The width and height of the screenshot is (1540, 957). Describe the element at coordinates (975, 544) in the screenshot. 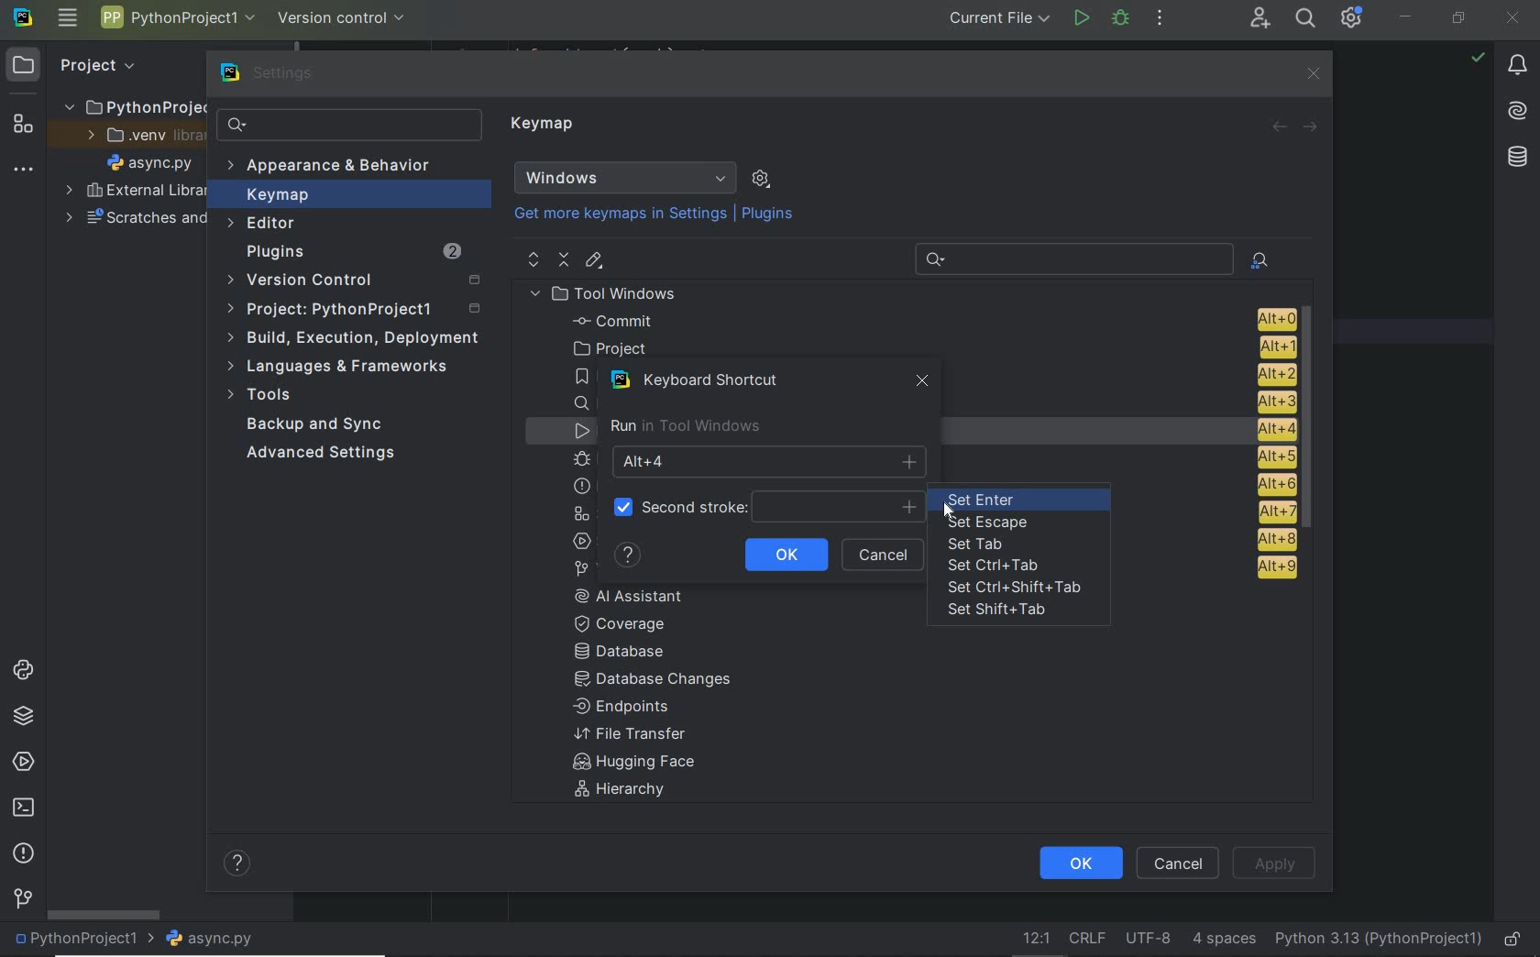

I see `set tab` at that location.